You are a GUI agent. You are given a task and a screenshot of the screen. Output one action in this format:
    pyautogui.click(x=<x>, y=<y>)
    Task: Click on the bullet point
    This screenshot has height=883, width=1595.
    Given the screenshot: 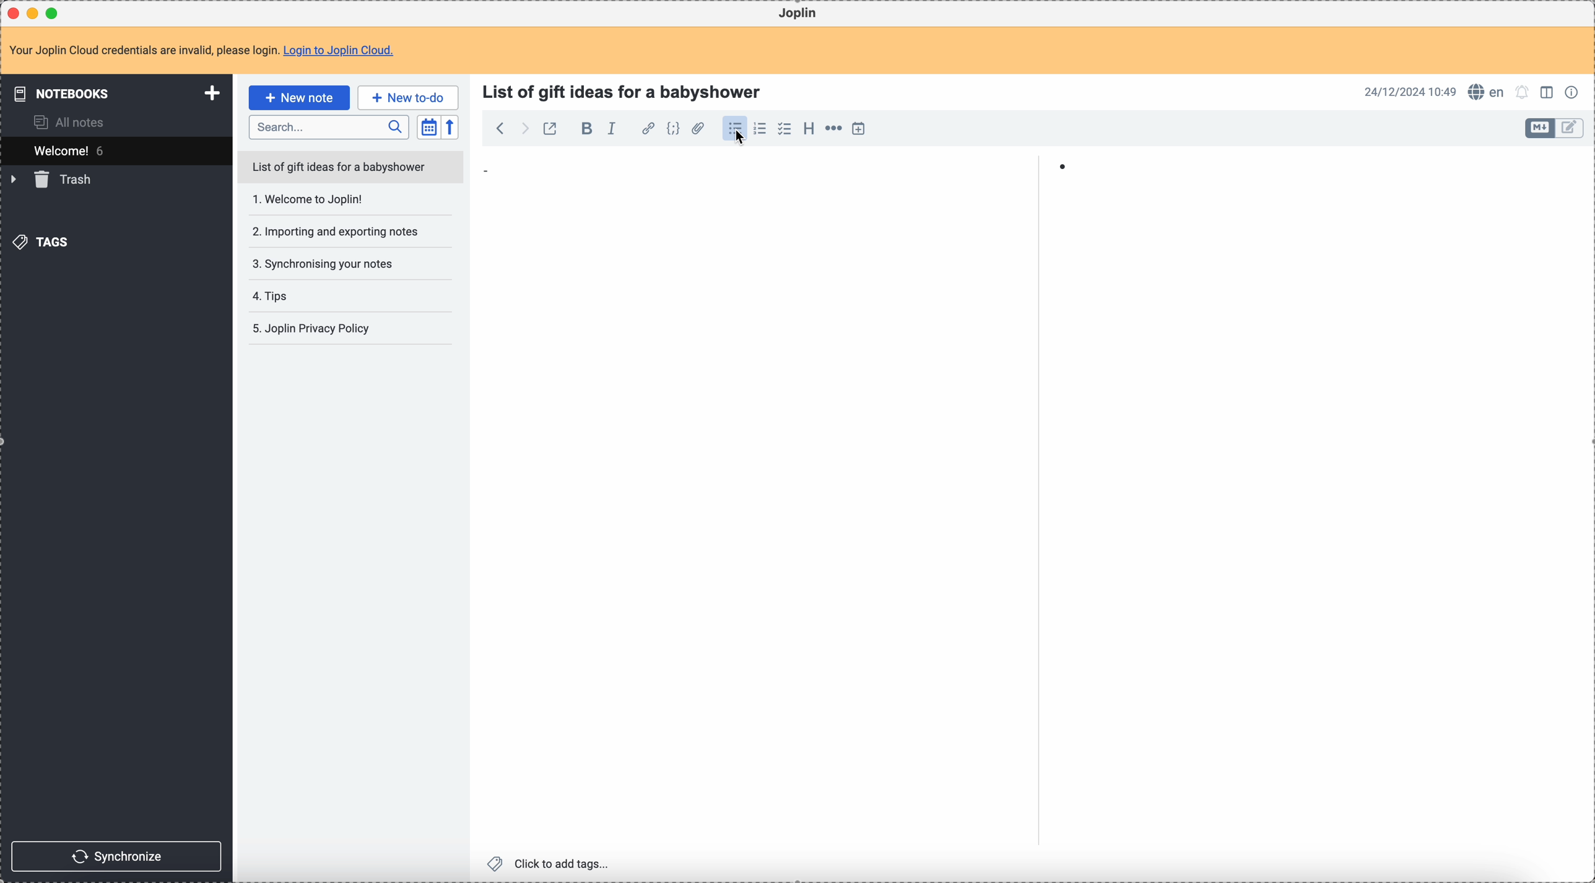 What is the action you would take?
    pyautogui.click(x=1063, y=166)
    